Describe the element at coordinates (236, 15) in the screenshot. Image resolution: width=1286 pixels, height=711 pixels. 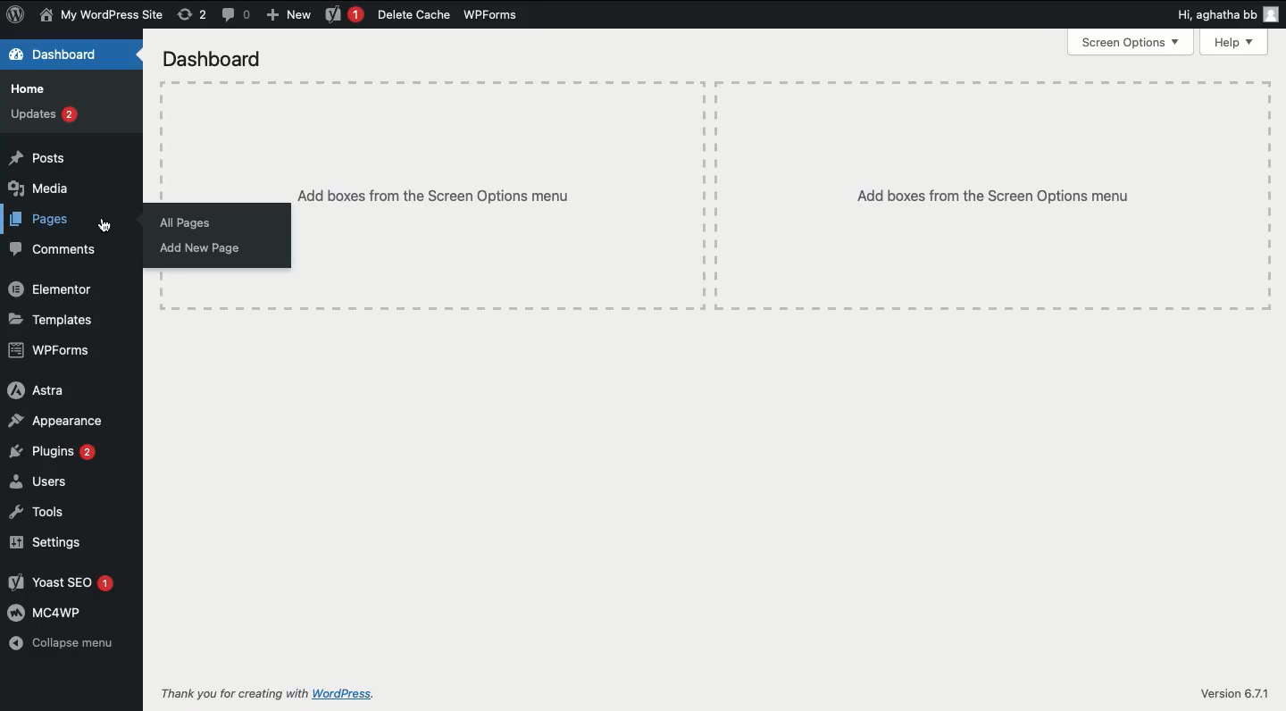
I see `Comments` at that location.